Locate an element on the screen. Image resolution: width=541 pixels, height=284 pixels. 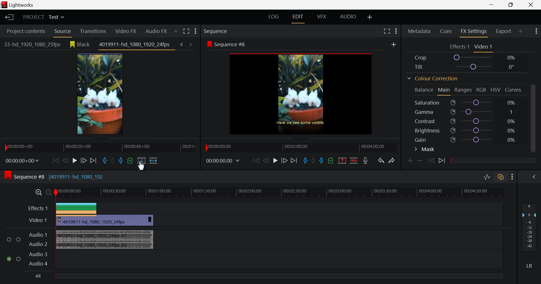
HSV is located at coordinates (497, 91).